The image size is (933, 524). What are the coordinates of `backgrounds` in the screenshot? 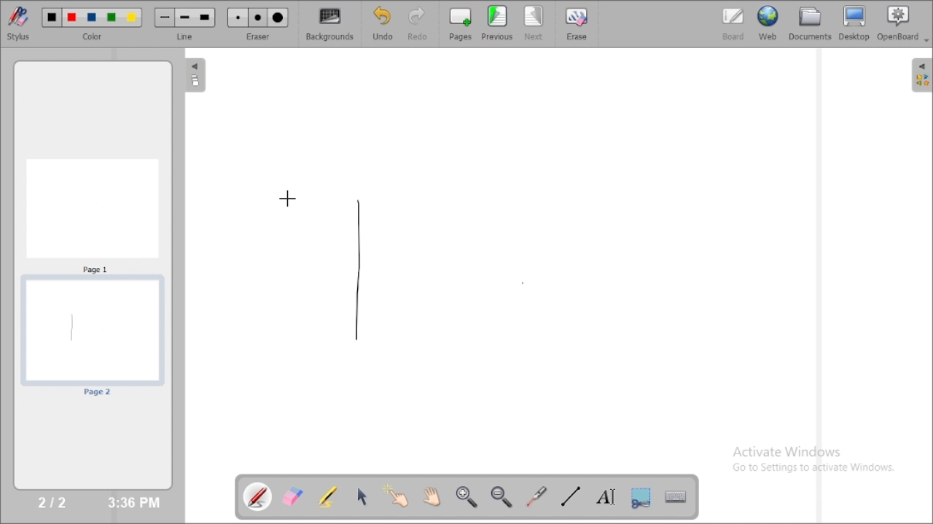 It's located at (331, 24).